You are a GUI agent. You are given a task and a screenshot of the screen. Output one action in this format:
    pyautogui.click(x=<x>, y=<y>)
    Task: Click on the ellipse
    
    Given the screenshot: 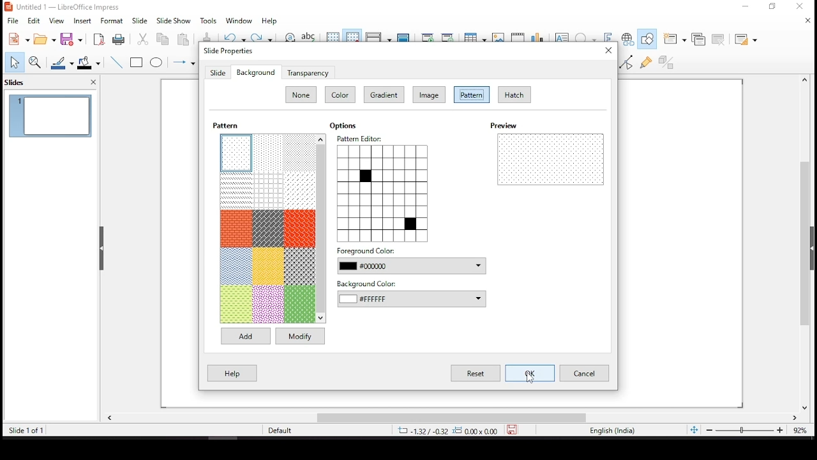 What is the action you would take?
    pyautogui.click(x=158, y=63)
    